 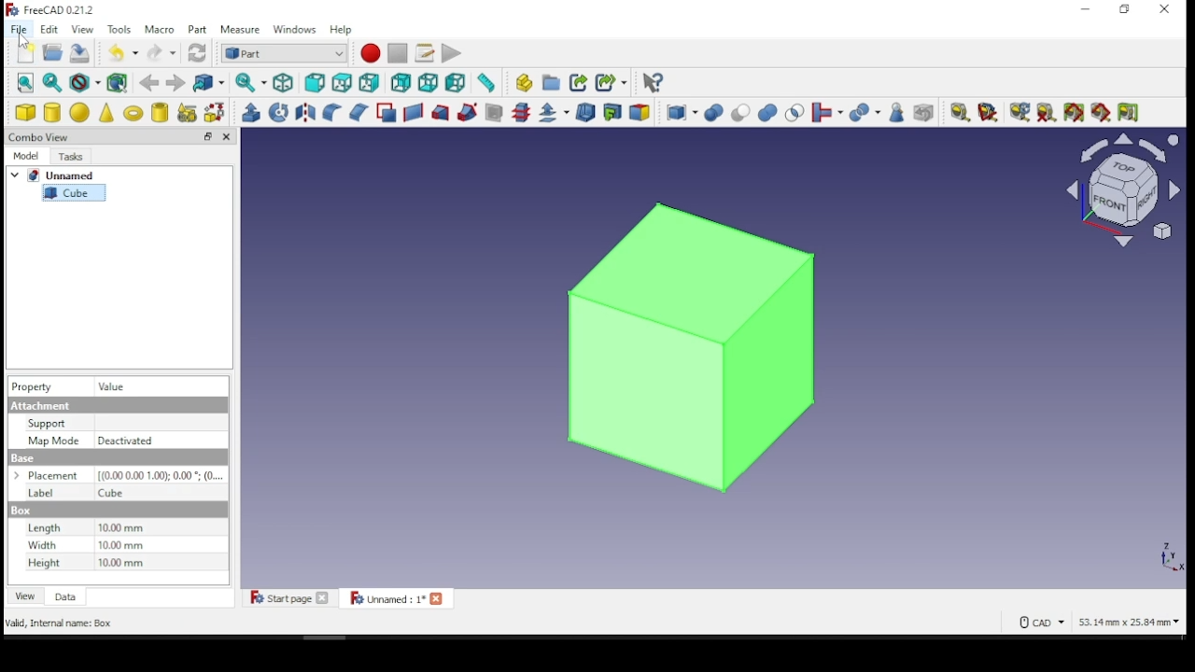 What do you see at coordinates (1103, 113) in the screenshot?
I see `toggle 3D` at bounding box center [1103, 113].